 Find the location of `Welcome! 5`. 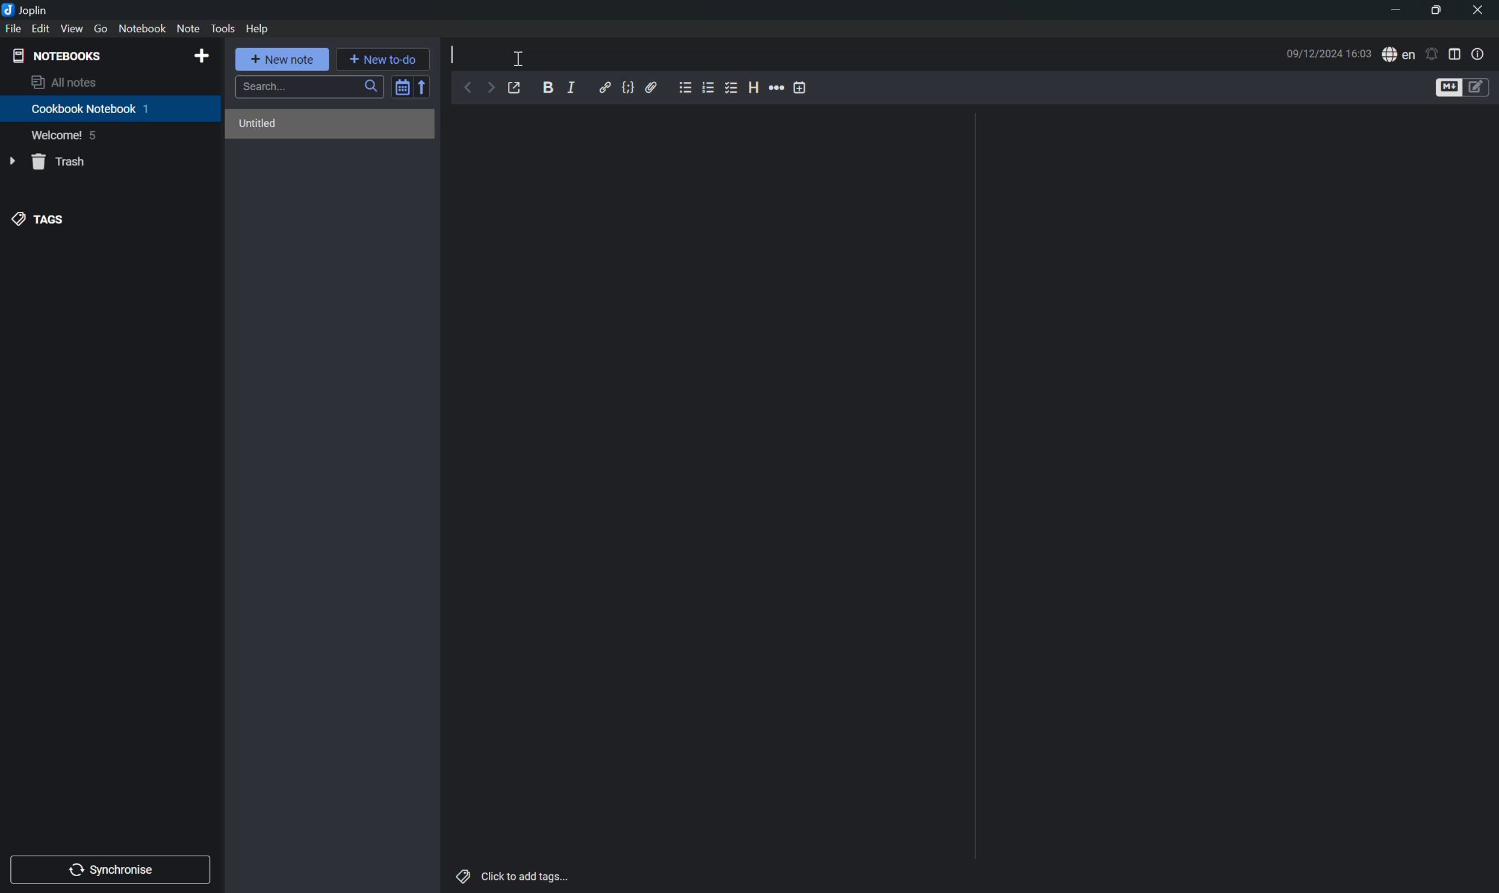

Welcome! 5 is located at coordinates (67, 137).